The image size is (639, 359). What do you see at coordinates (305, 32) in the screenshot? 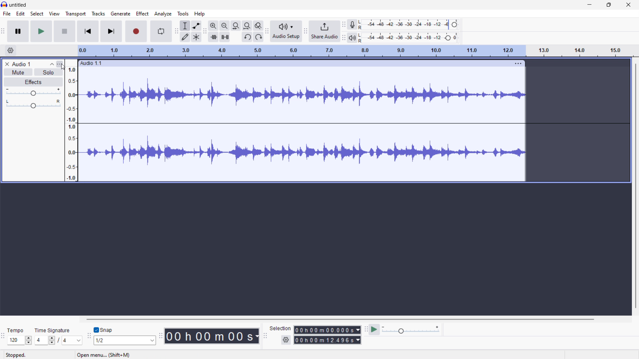
I see `playback meter toolbar` at bounding box center [305, 32].